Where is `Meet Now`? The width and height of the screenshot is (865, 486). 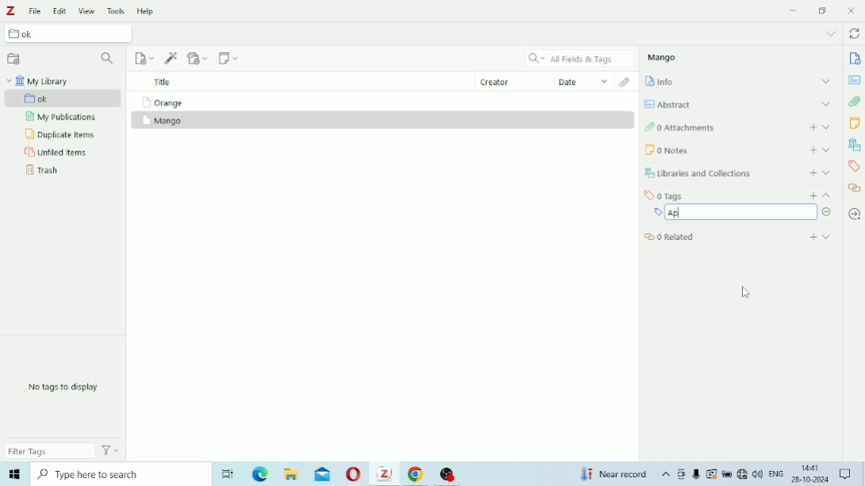 Meet Now is located at coordinates (682, 474).